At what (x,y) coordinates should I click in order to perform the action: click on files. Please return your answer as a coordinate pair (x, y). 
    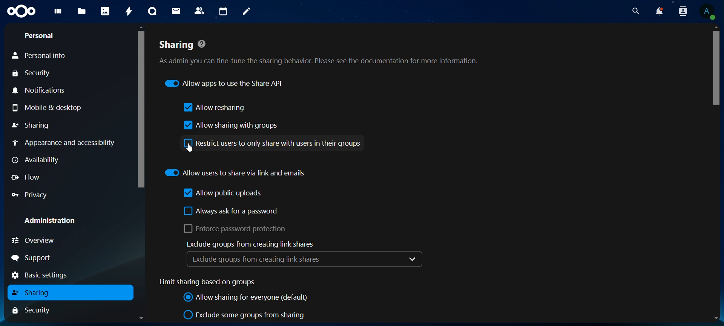
    Looking at the image, I should click on (81, 12).